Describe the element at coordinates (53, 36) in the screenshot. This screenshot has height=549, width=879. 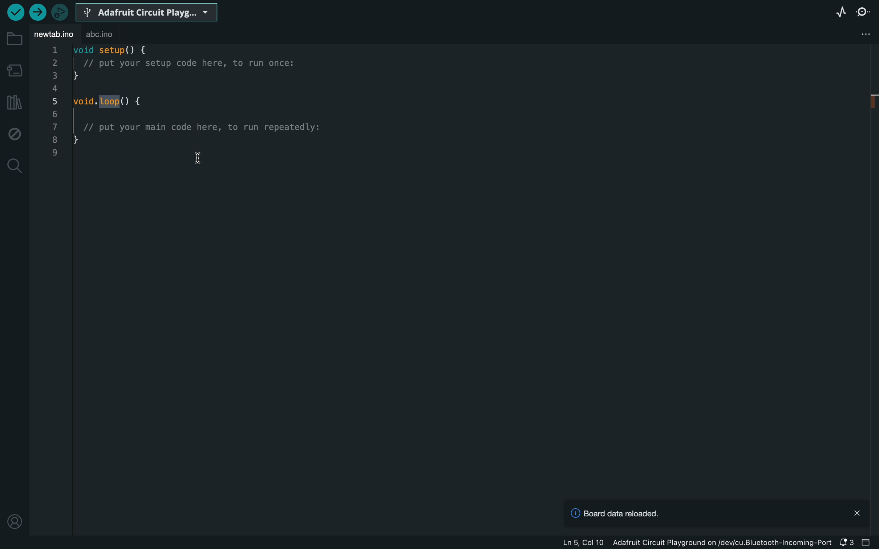
I see `newtab.ino` at that location.